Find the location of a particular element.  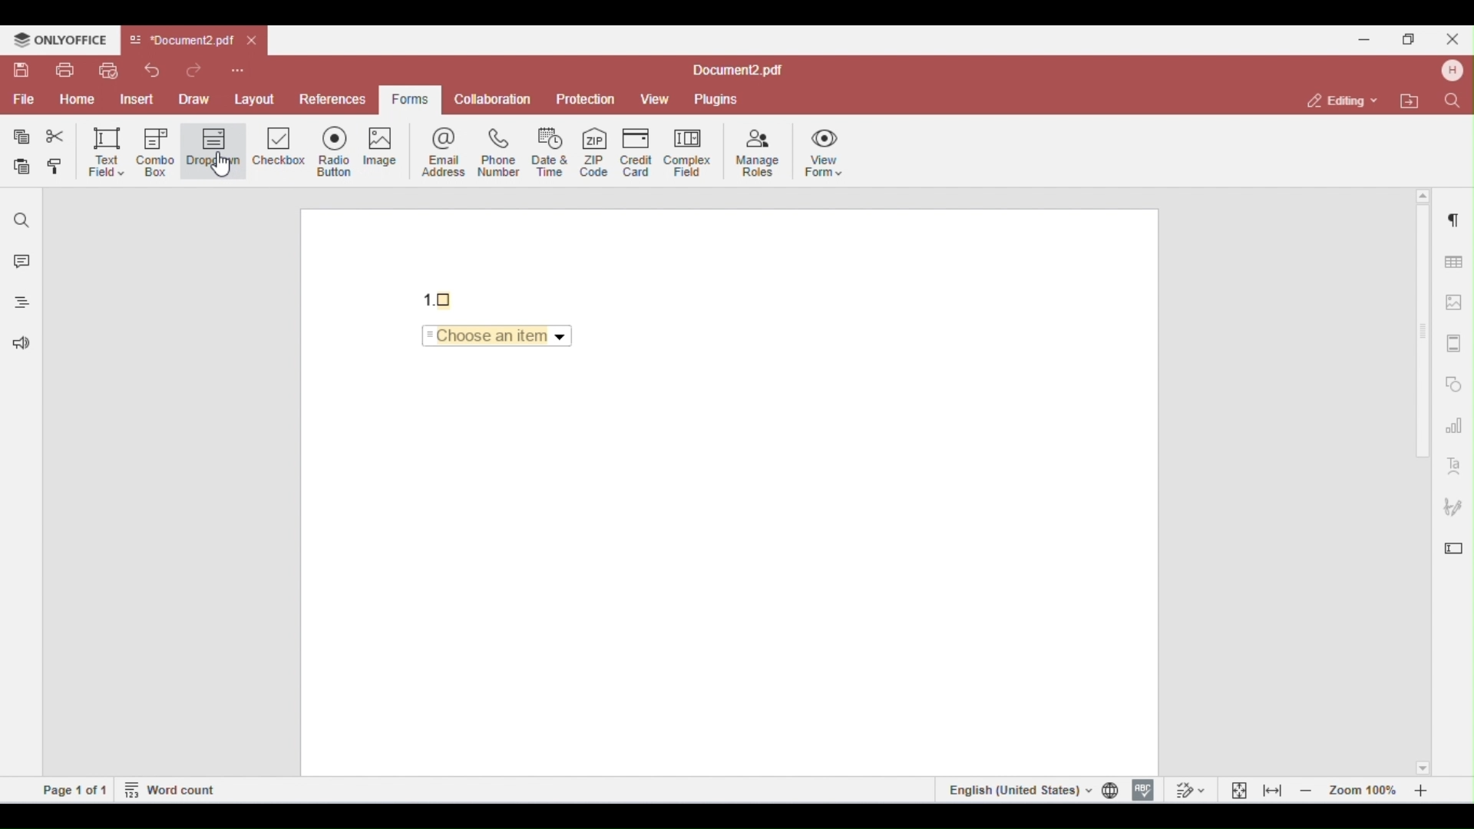

drop down is located at coordinates (213, 149).